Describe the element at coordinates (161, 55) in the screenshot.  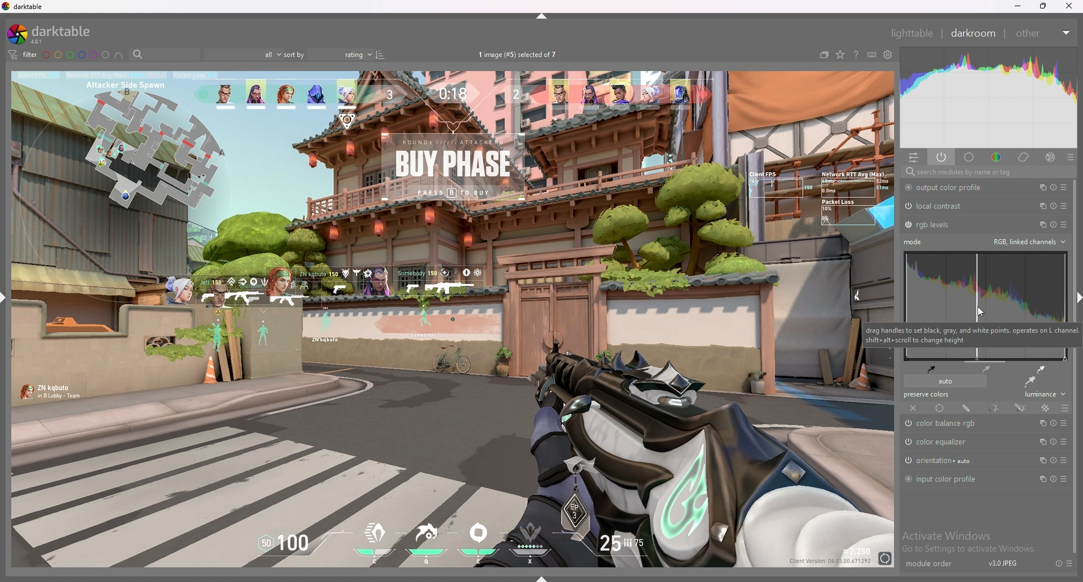
I see `search bar` at that location.